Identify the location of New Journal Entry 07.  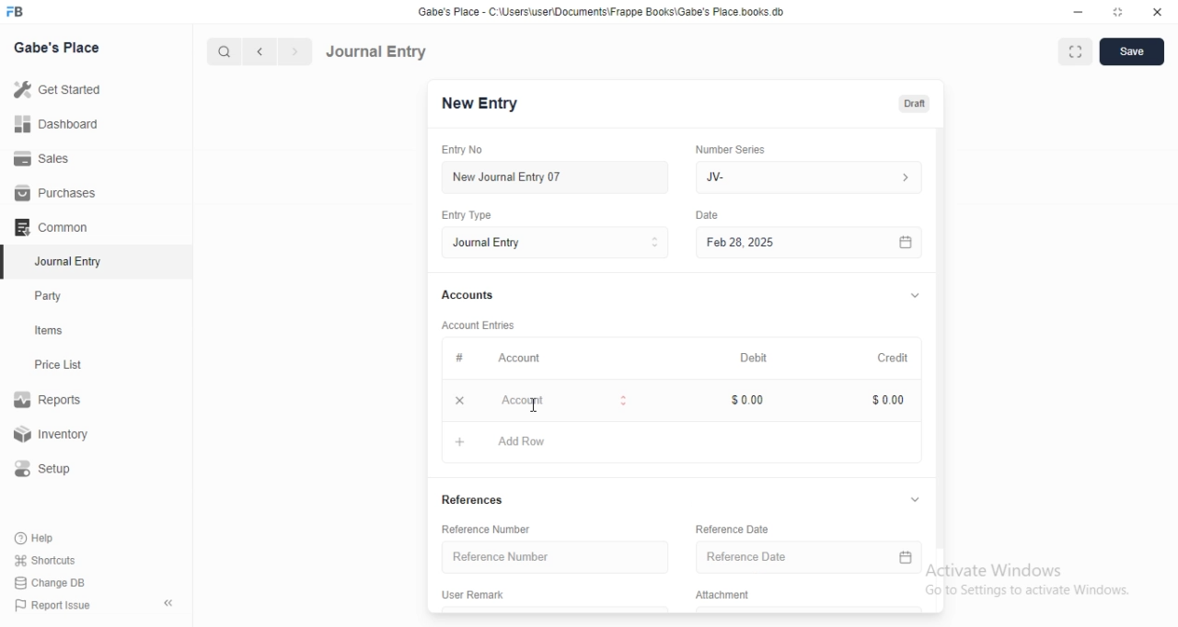
(506, 177).